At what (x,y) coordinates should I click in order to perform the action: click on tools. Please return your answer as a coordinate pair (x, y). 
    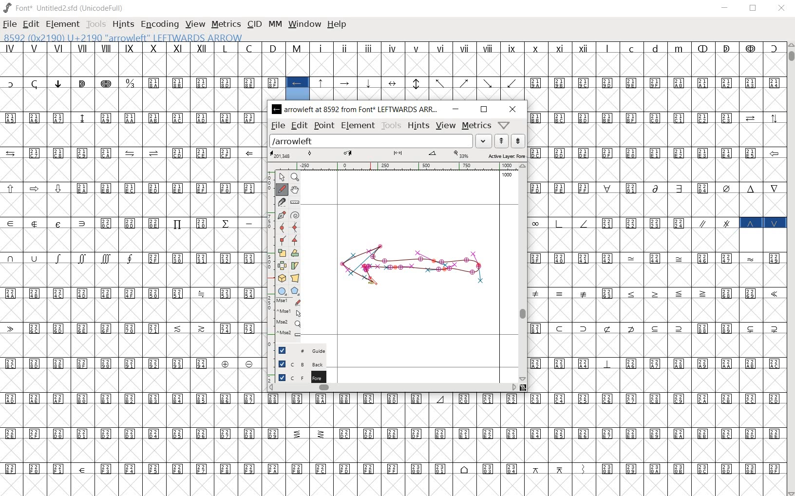
    Looking at the image, I should click on (95, 25).